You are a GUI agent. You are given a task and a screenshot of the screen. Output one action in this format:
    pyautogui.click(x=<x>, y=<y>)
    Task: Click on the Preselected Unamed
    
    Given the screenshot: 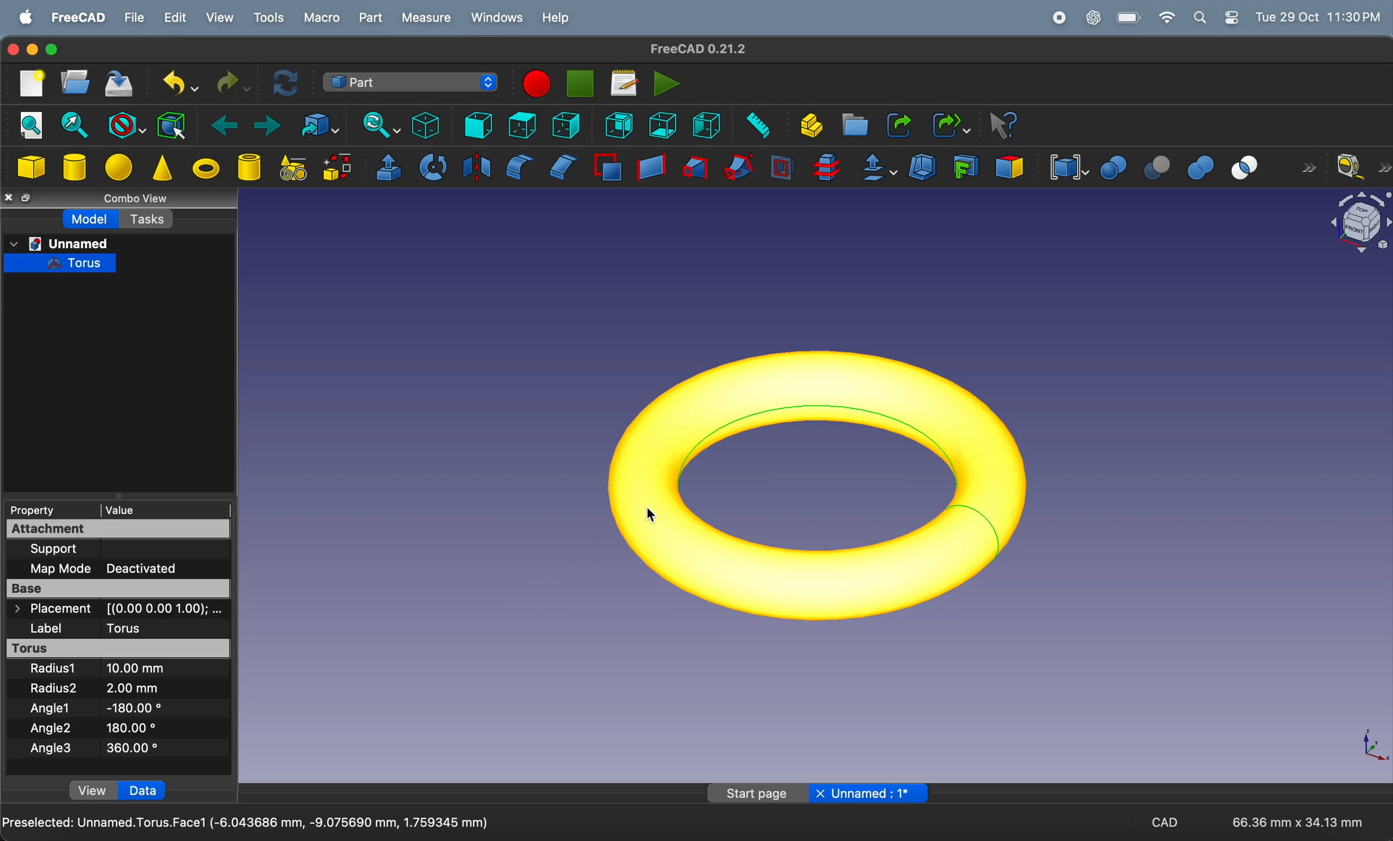 What is the action you would take?
    pyautogui.click(x=246, y=823)
    